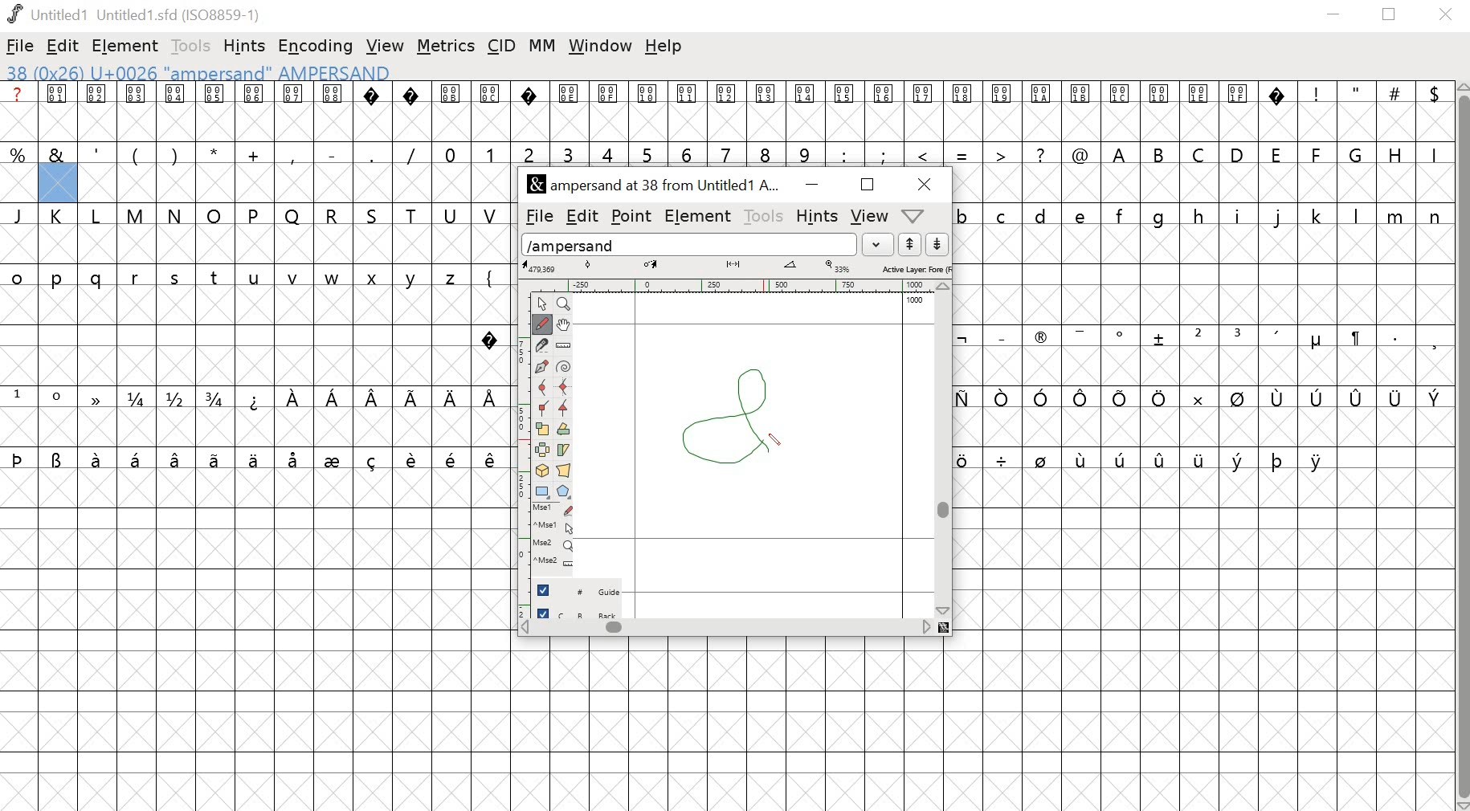  I want to click on 4, so click(610, 153).